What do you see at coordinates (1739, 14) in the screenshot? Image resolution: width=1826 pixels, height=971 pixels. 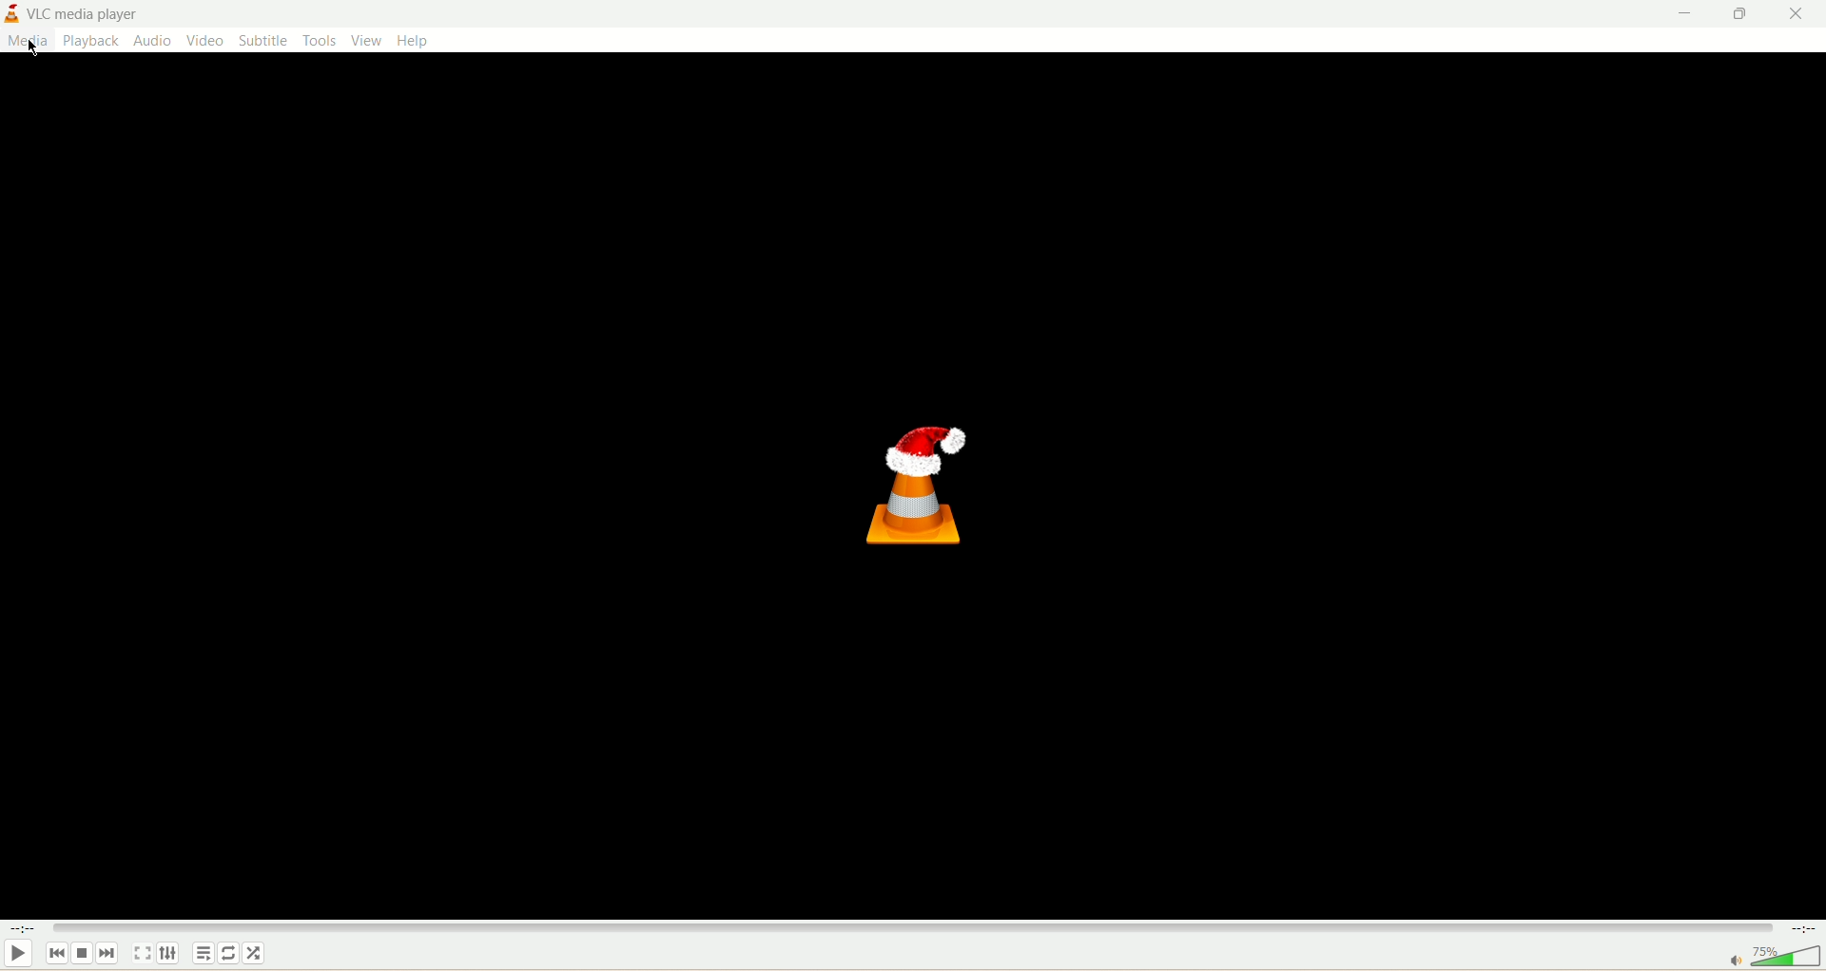 I see `maximize` at bounding box center [1739, 14].